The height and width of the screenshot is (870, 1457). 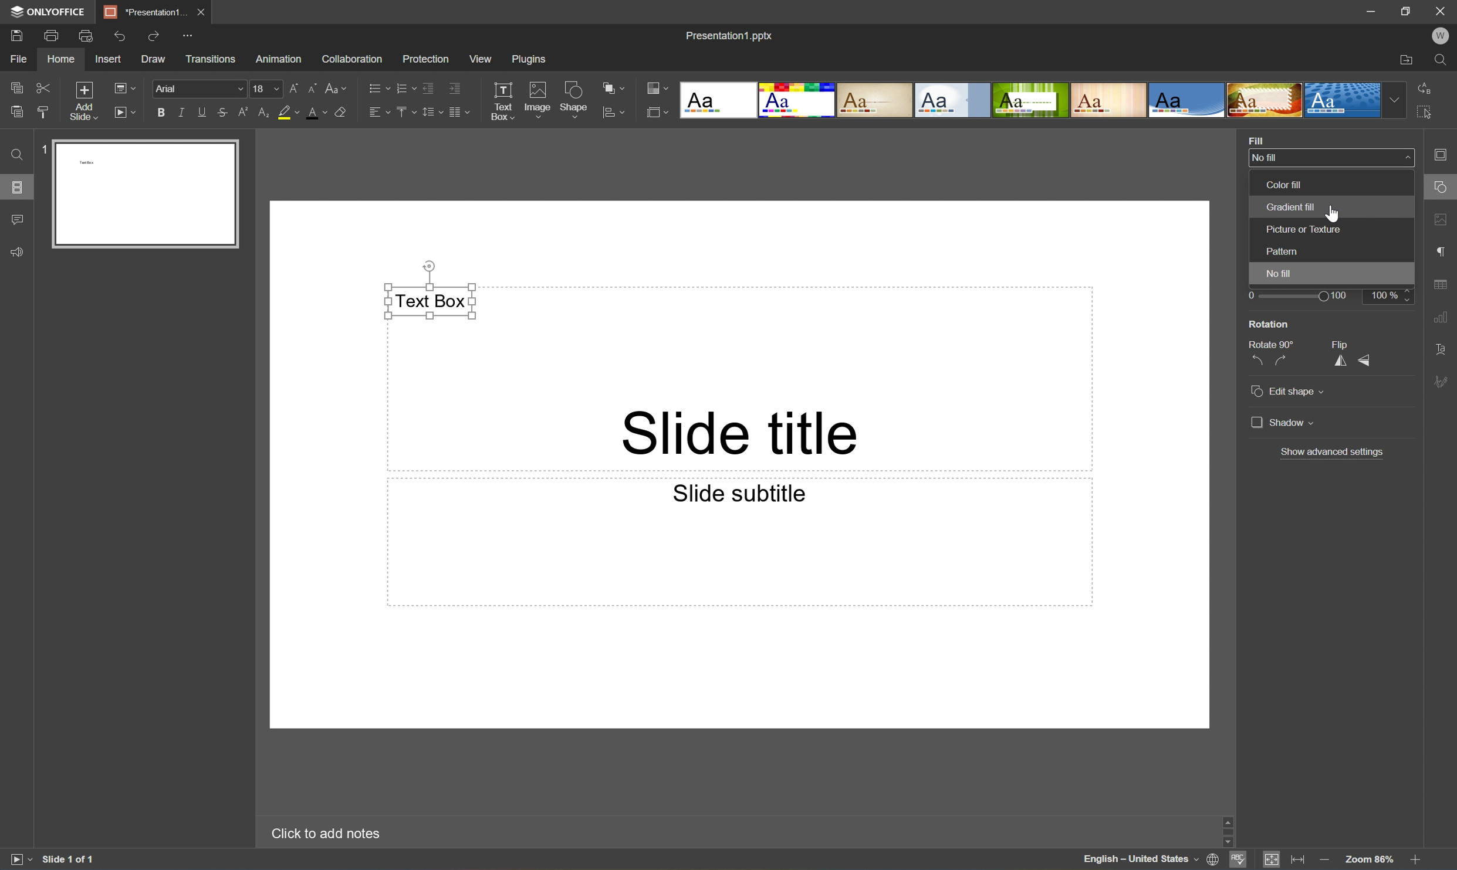 What do you see at coordinates (1284, 361) in the screenshot?
I see `Rotate 90° clockwise` at bounding box center [1284, 361].